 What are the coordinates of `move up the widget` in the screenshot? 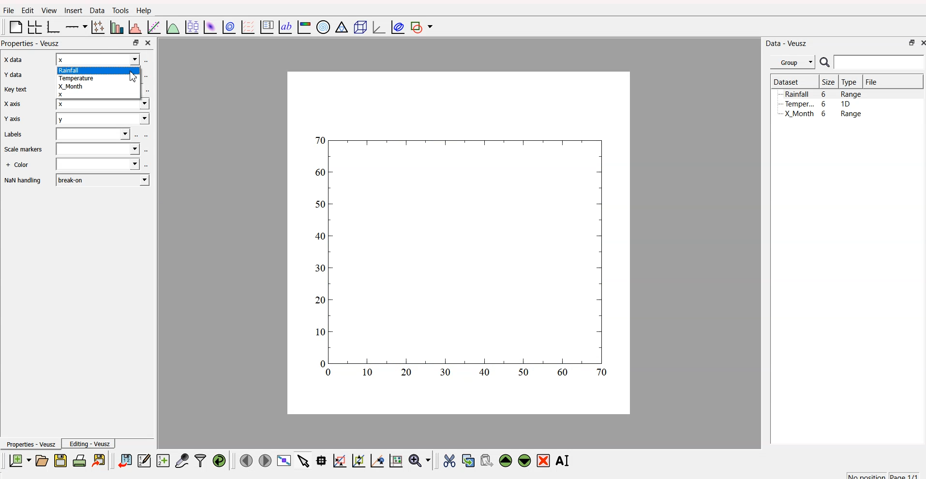 It's located at (505, 461).